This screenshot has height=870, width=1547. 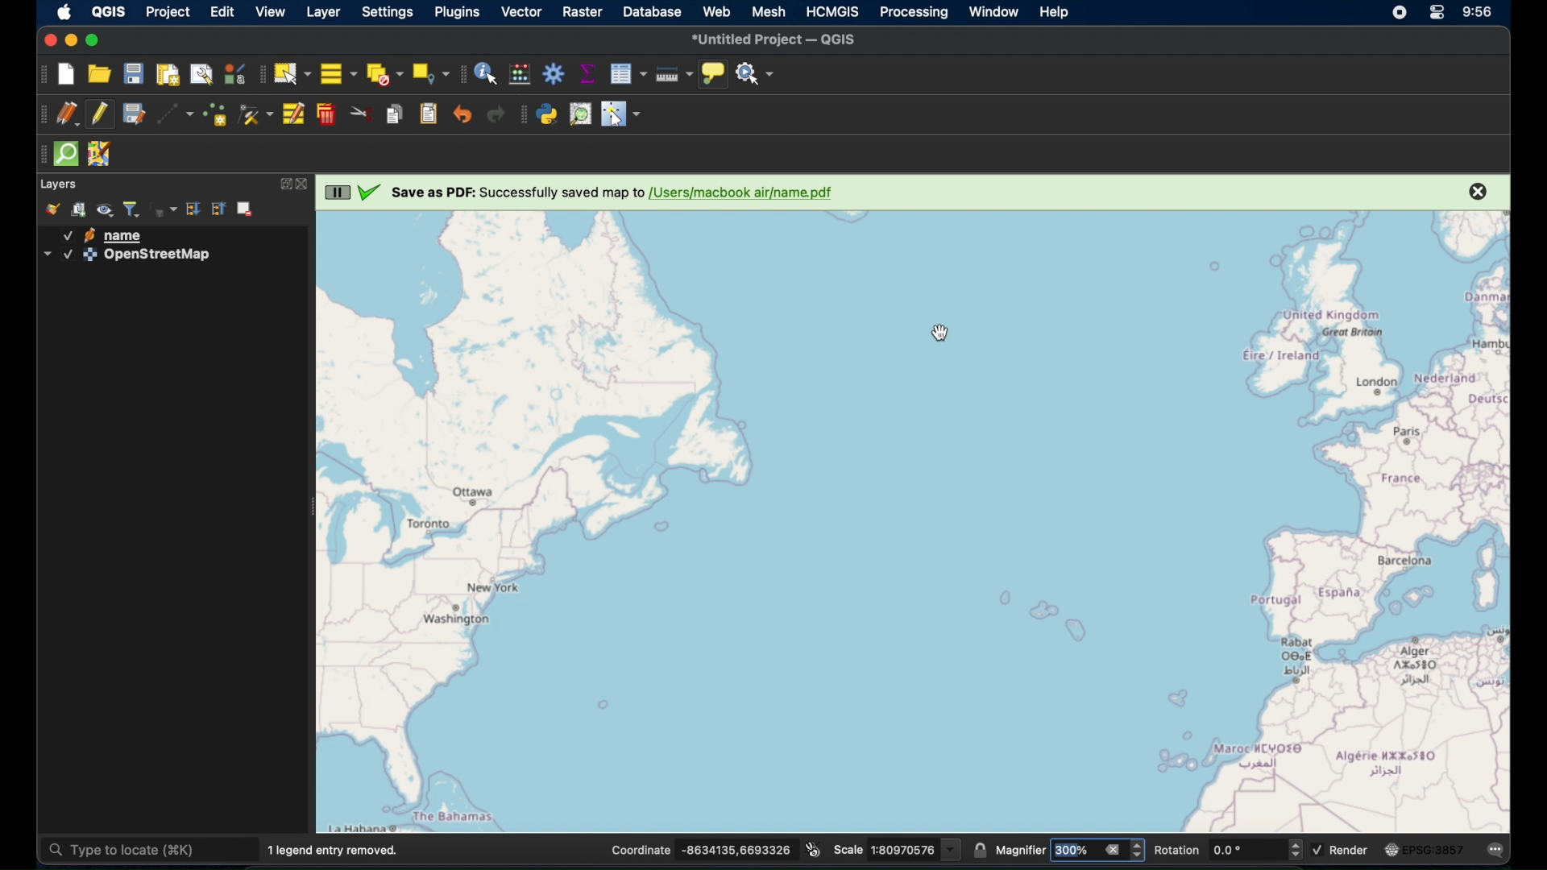 I want to click on digitize with segment, so click(x=176, y=116).